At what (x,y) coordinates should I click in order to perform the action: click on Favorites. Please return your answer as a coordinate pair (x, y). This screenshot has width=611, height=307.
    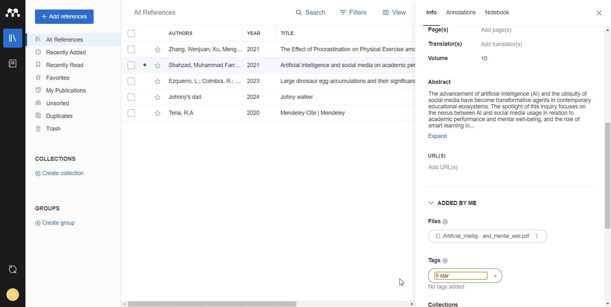
    Looking at the image, I should click on (72, 77).